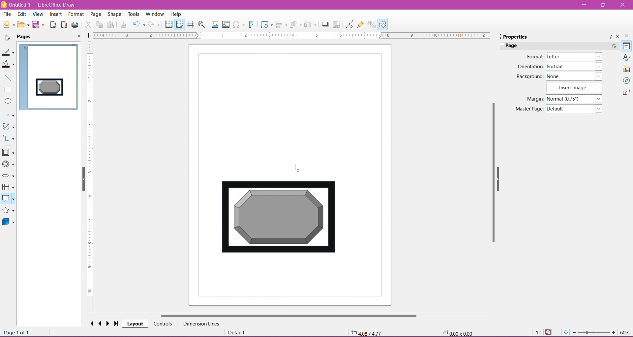 The image size is (633, 337). What do you see at coordinates (626, 46) in the screenshot?
I see `Properties` at bounding box center [626, 46].